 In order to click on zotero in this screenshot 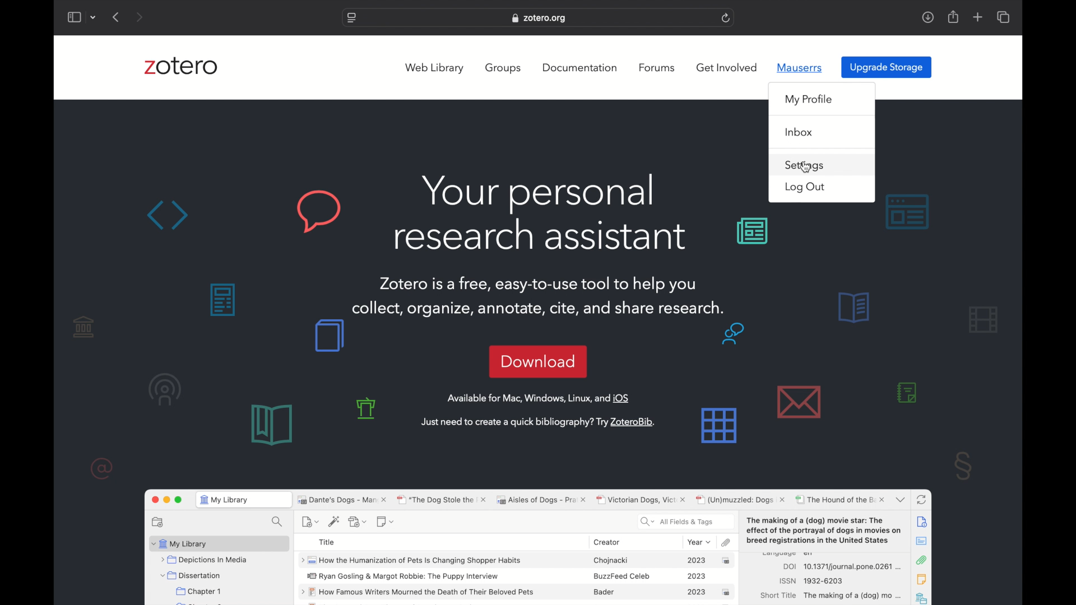, I will do `click(180, 66)`.